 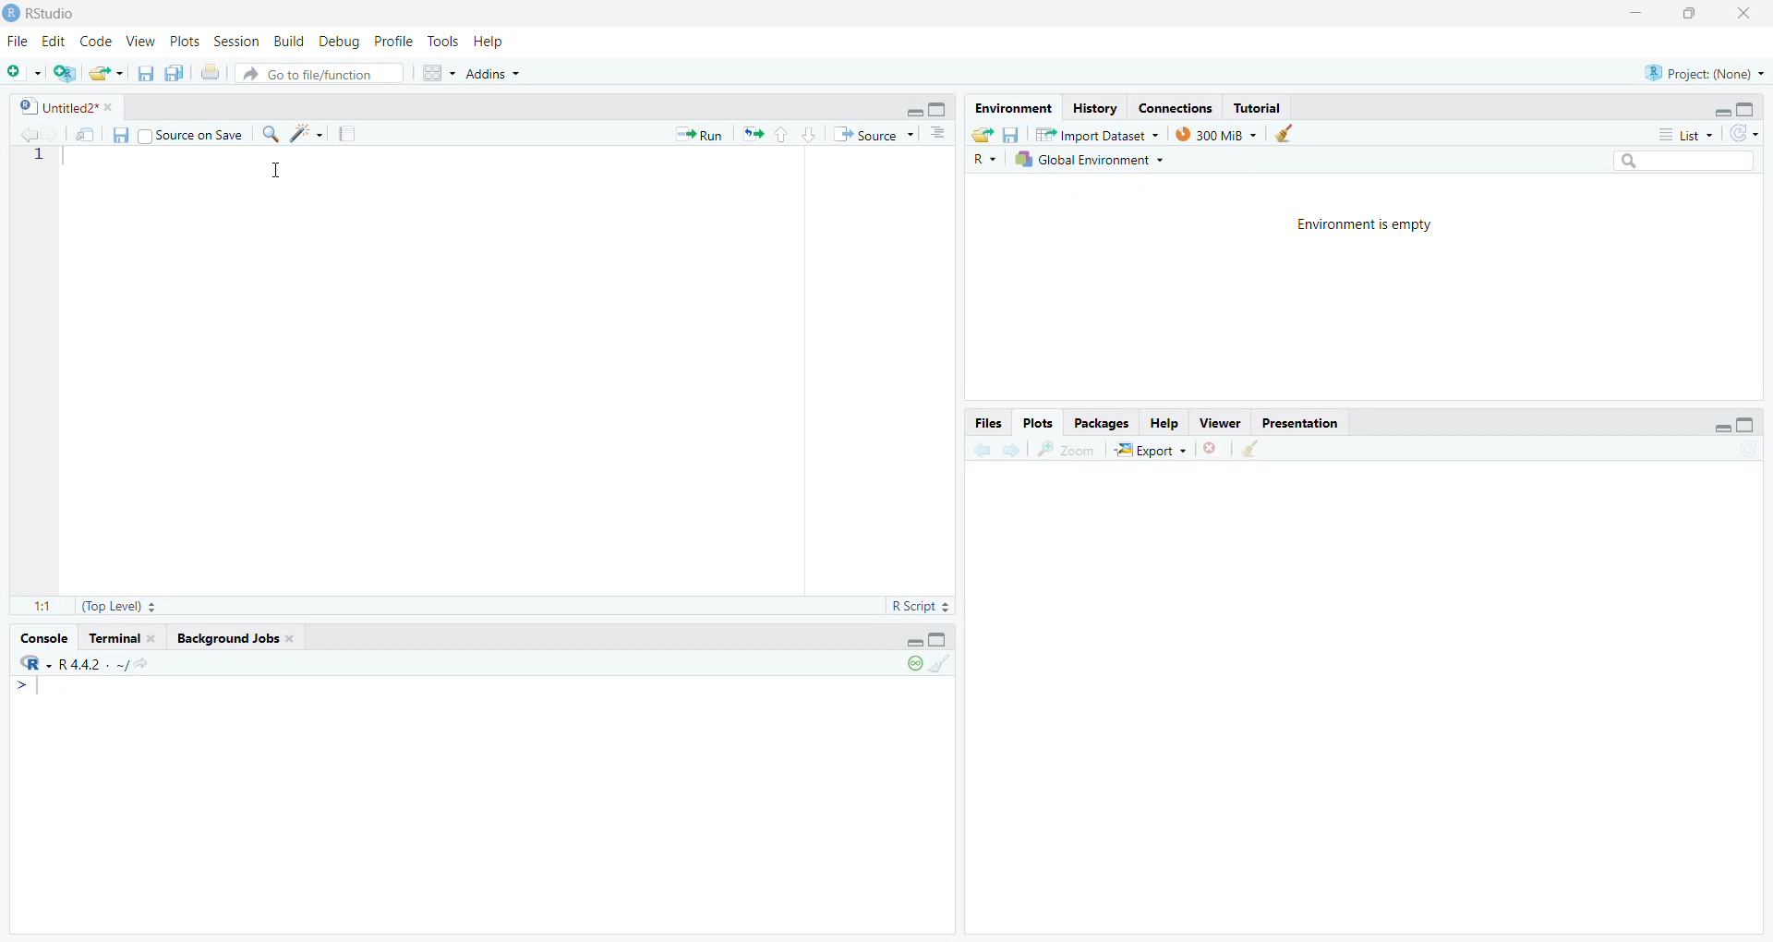 I want to click on open an existing file, so click(x=107, y=73).